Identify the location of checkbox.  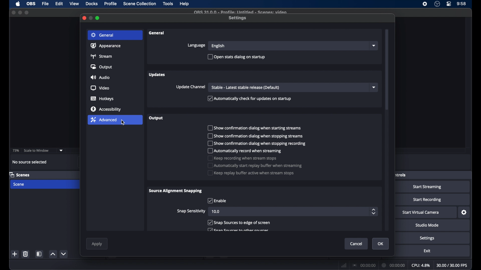
(254, 165).